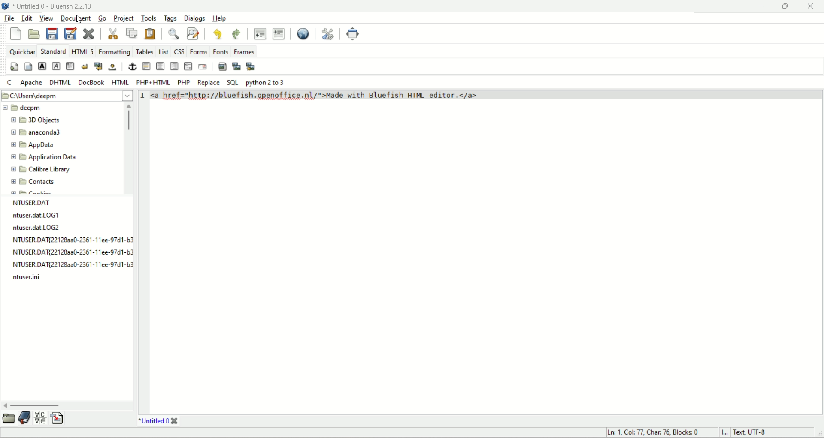  I want to click on documentation, so click(25, 419).